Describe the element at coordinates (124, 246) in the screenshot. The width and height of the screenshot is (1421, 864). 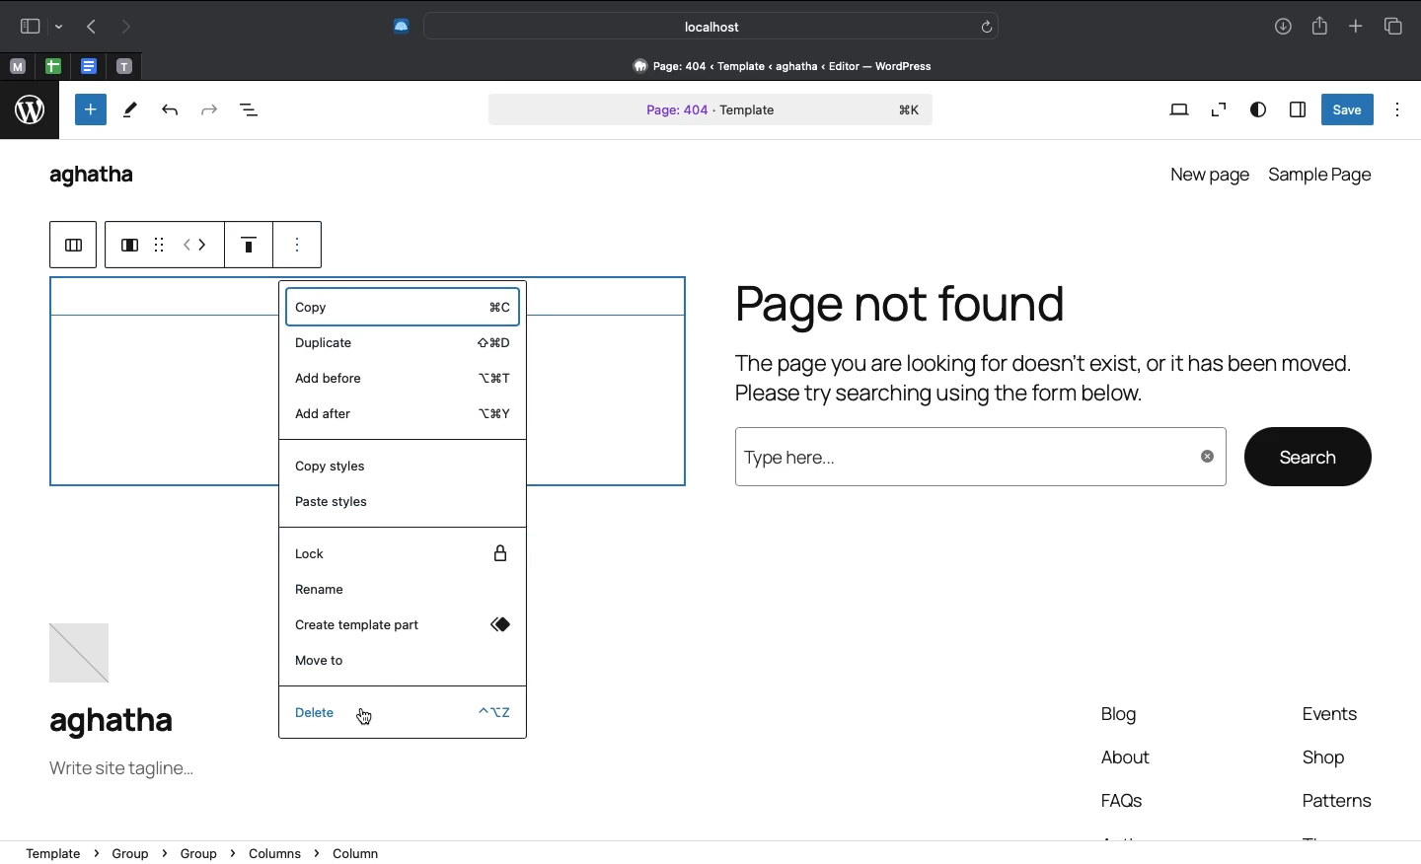
I see `group` at that location.